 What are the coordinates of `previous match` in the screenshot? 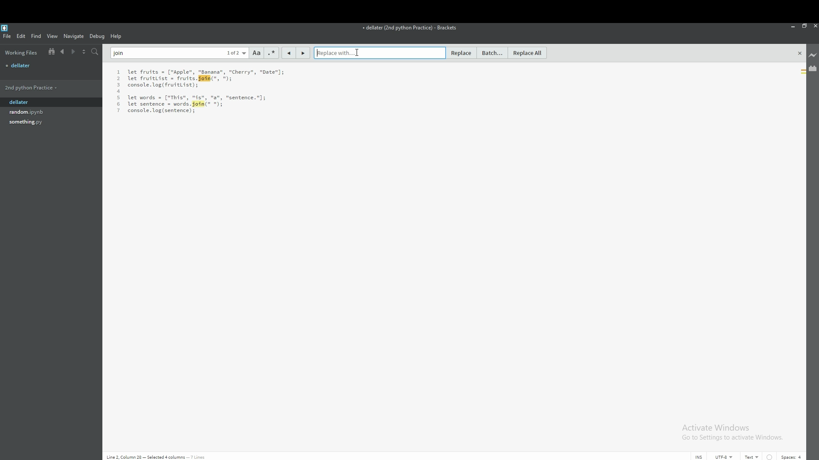 It's located at (288, 53).